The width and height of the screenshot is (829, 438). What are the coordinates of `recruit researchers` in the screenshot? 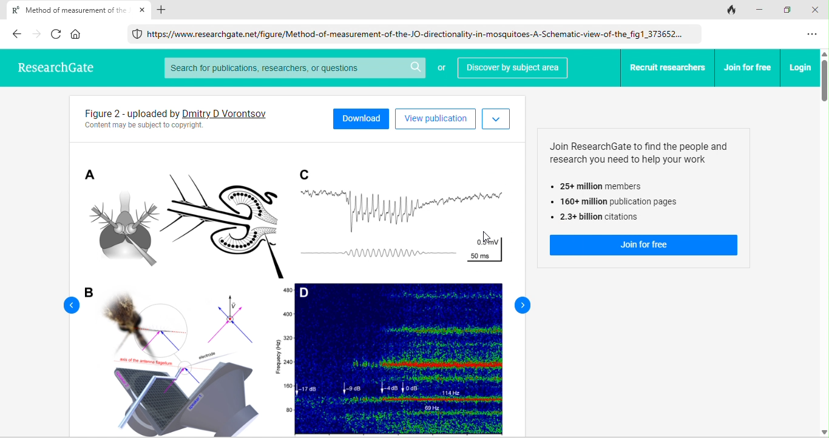 It's located at (668, 68).